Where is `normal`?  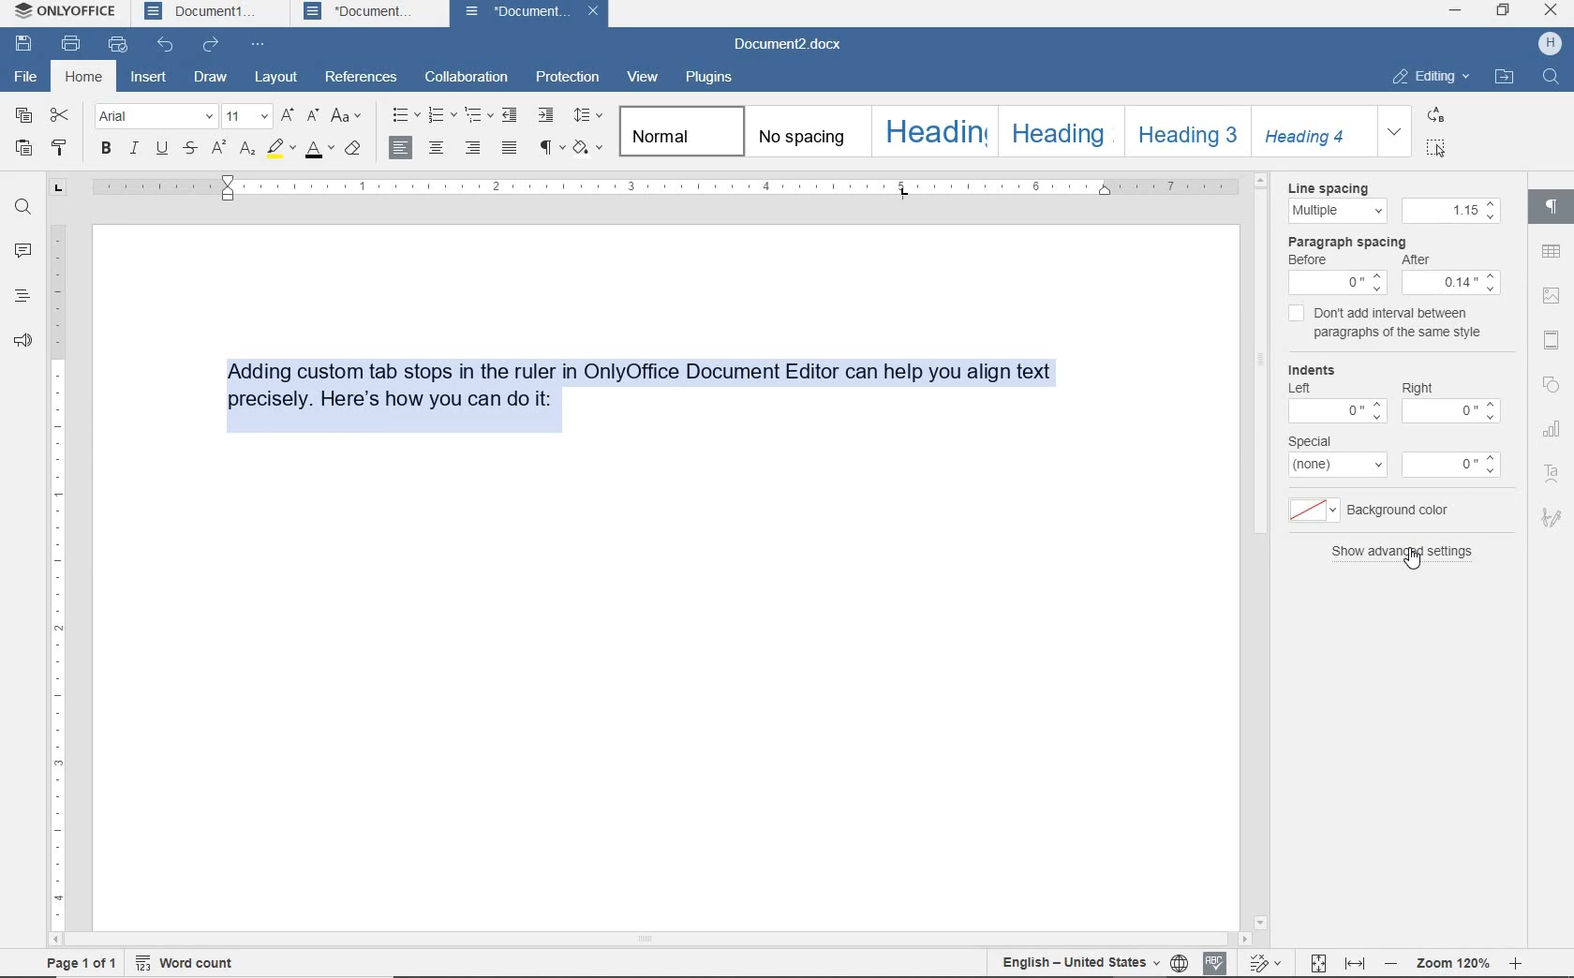 normal is located at coordinates (678, 131).